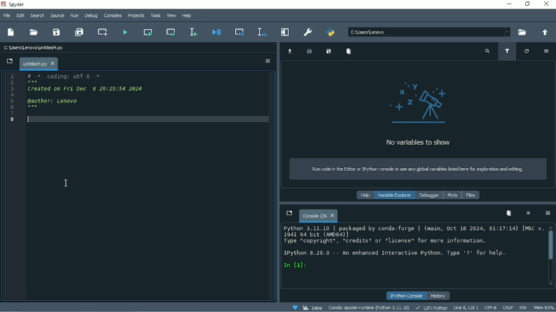 Image resolution: width=556 pixels, height=312 pixels. What do you see at coordinates (79, 32) in the screenshot?
I see `Save all files` at bounding box center [79, 32].